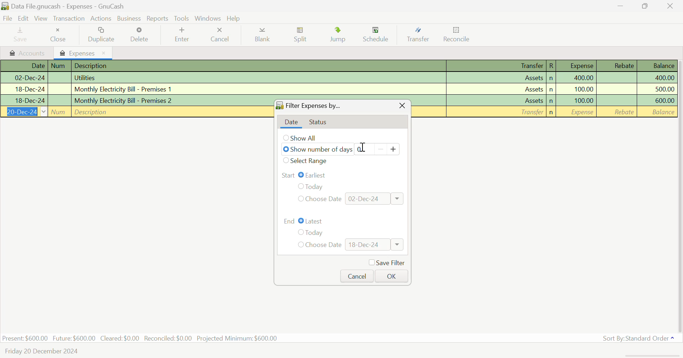 This screenshot has height=358, width=683. I want to click on Transaction, so click(68, 19).